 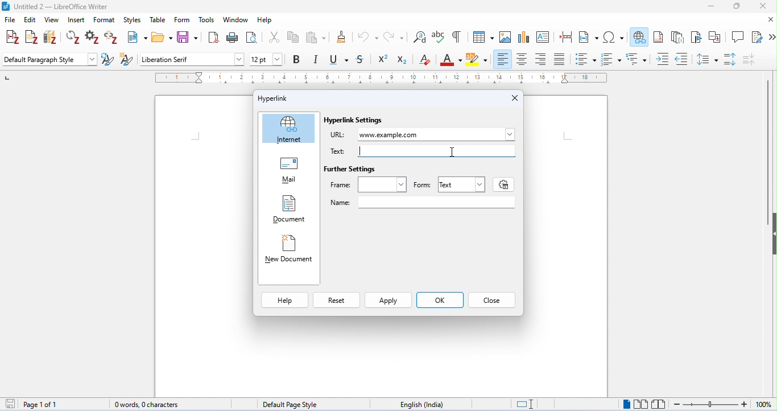 What do you see at coordinates (49, 59) in the screenshot?
I see `default paragraph style` at bounding box center [49, 59].